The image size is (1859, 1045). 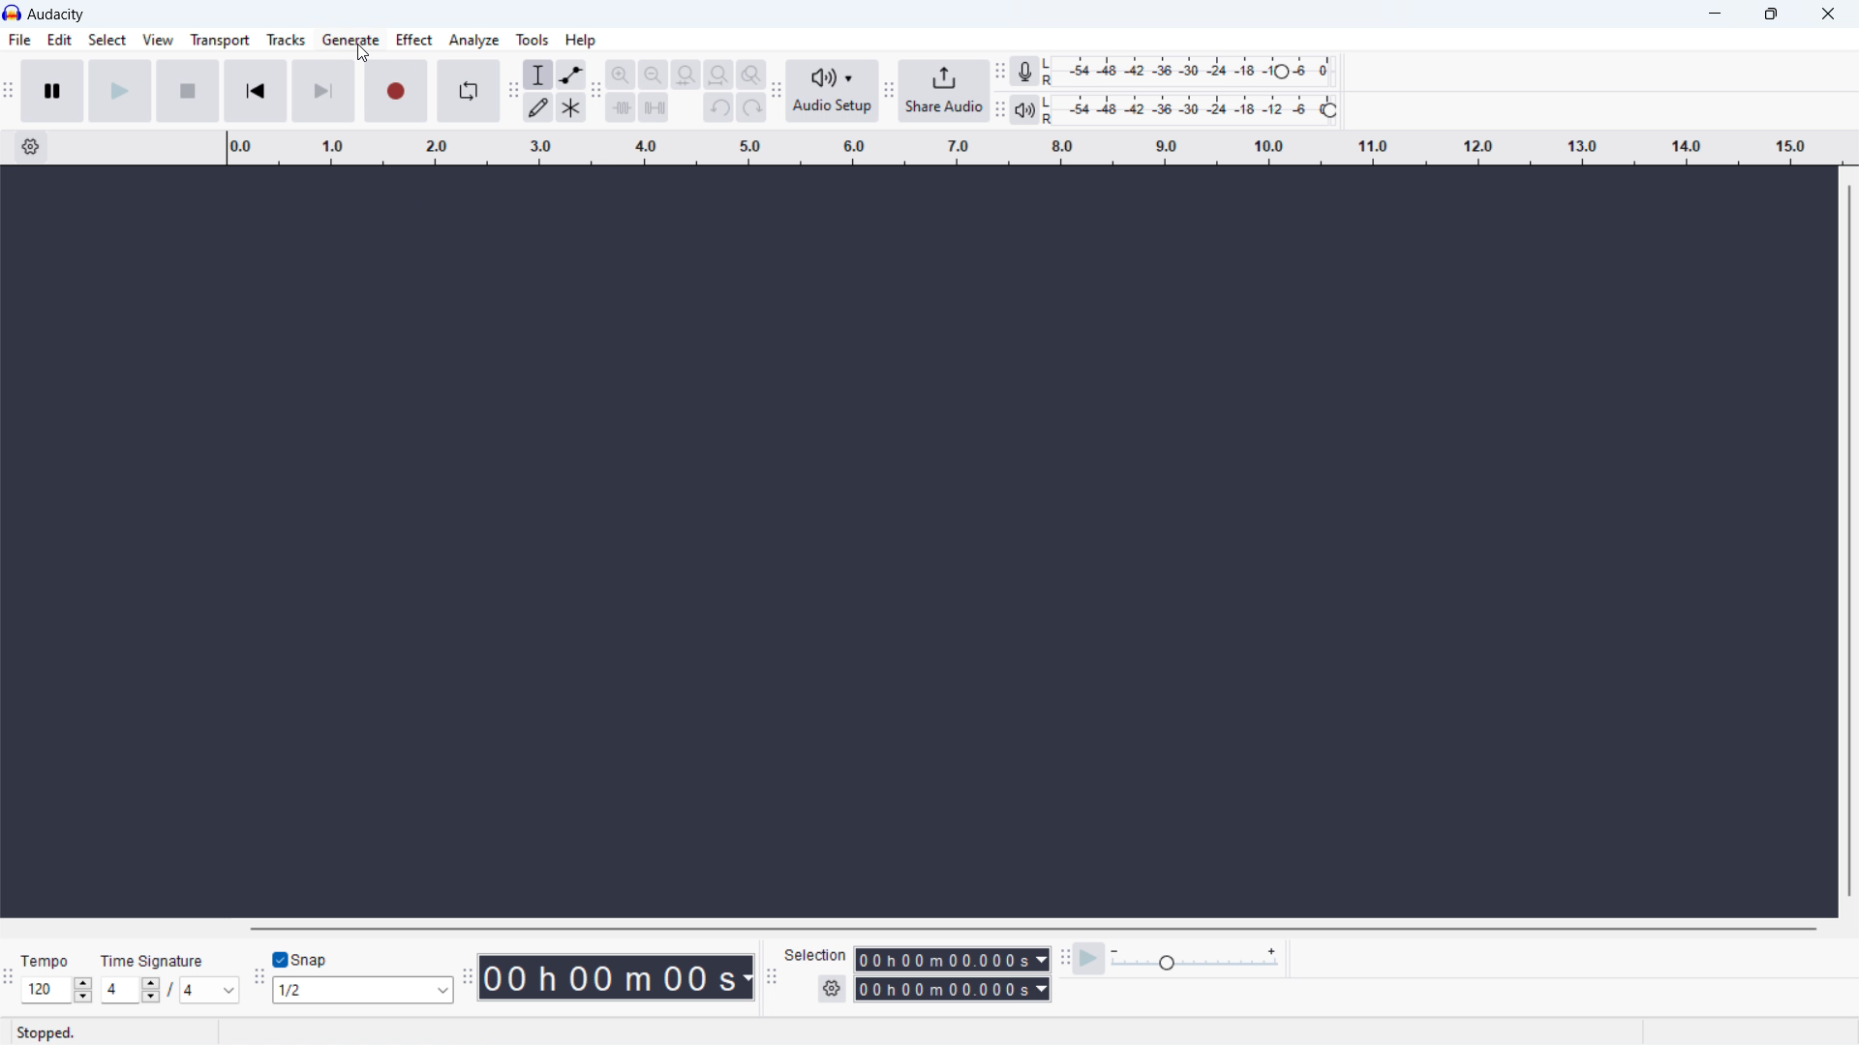 What do you see at coordinates (533, 39) in the screenshot?
I see `tools` at bounding box center [533, 39].